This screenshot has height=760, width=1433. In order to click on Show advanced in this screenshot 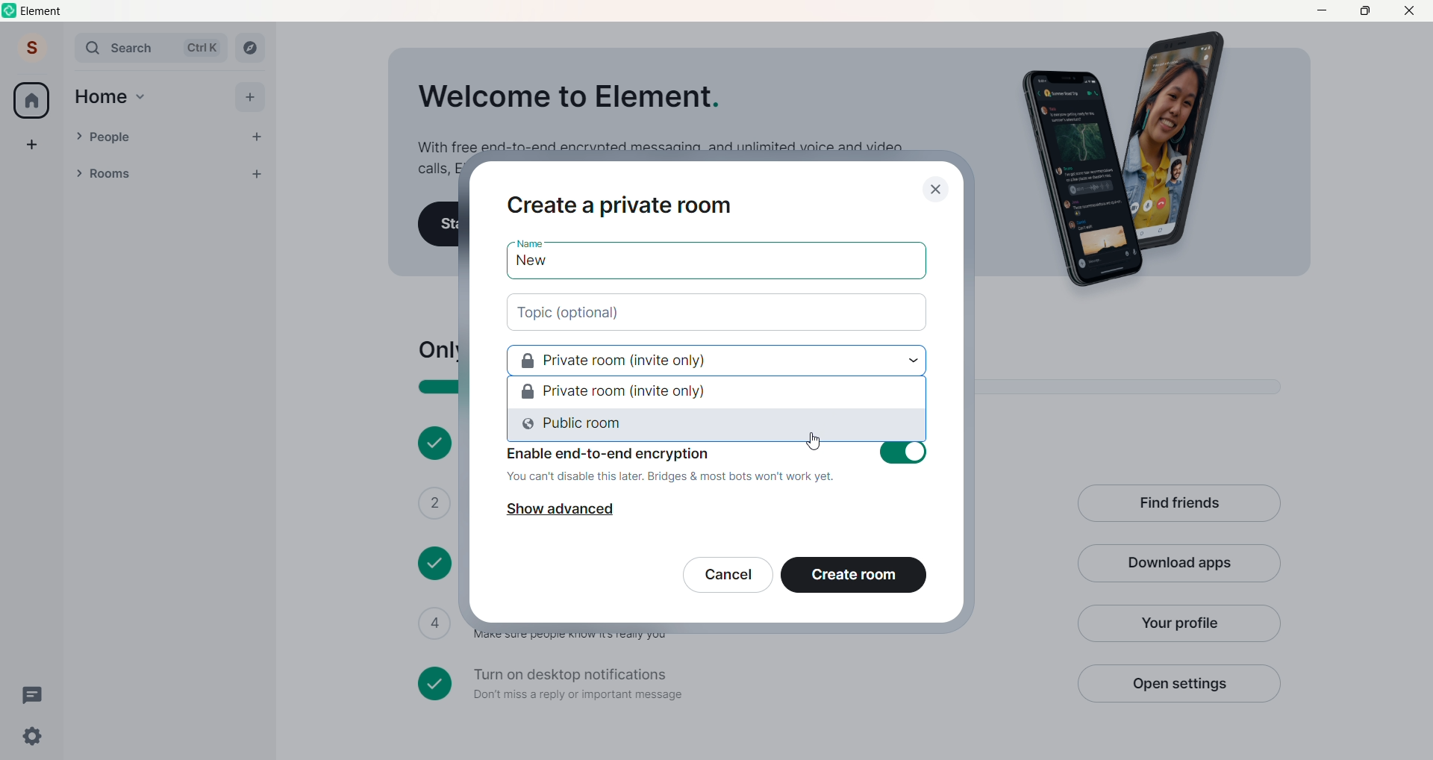, I will do `click(559, 510)`.